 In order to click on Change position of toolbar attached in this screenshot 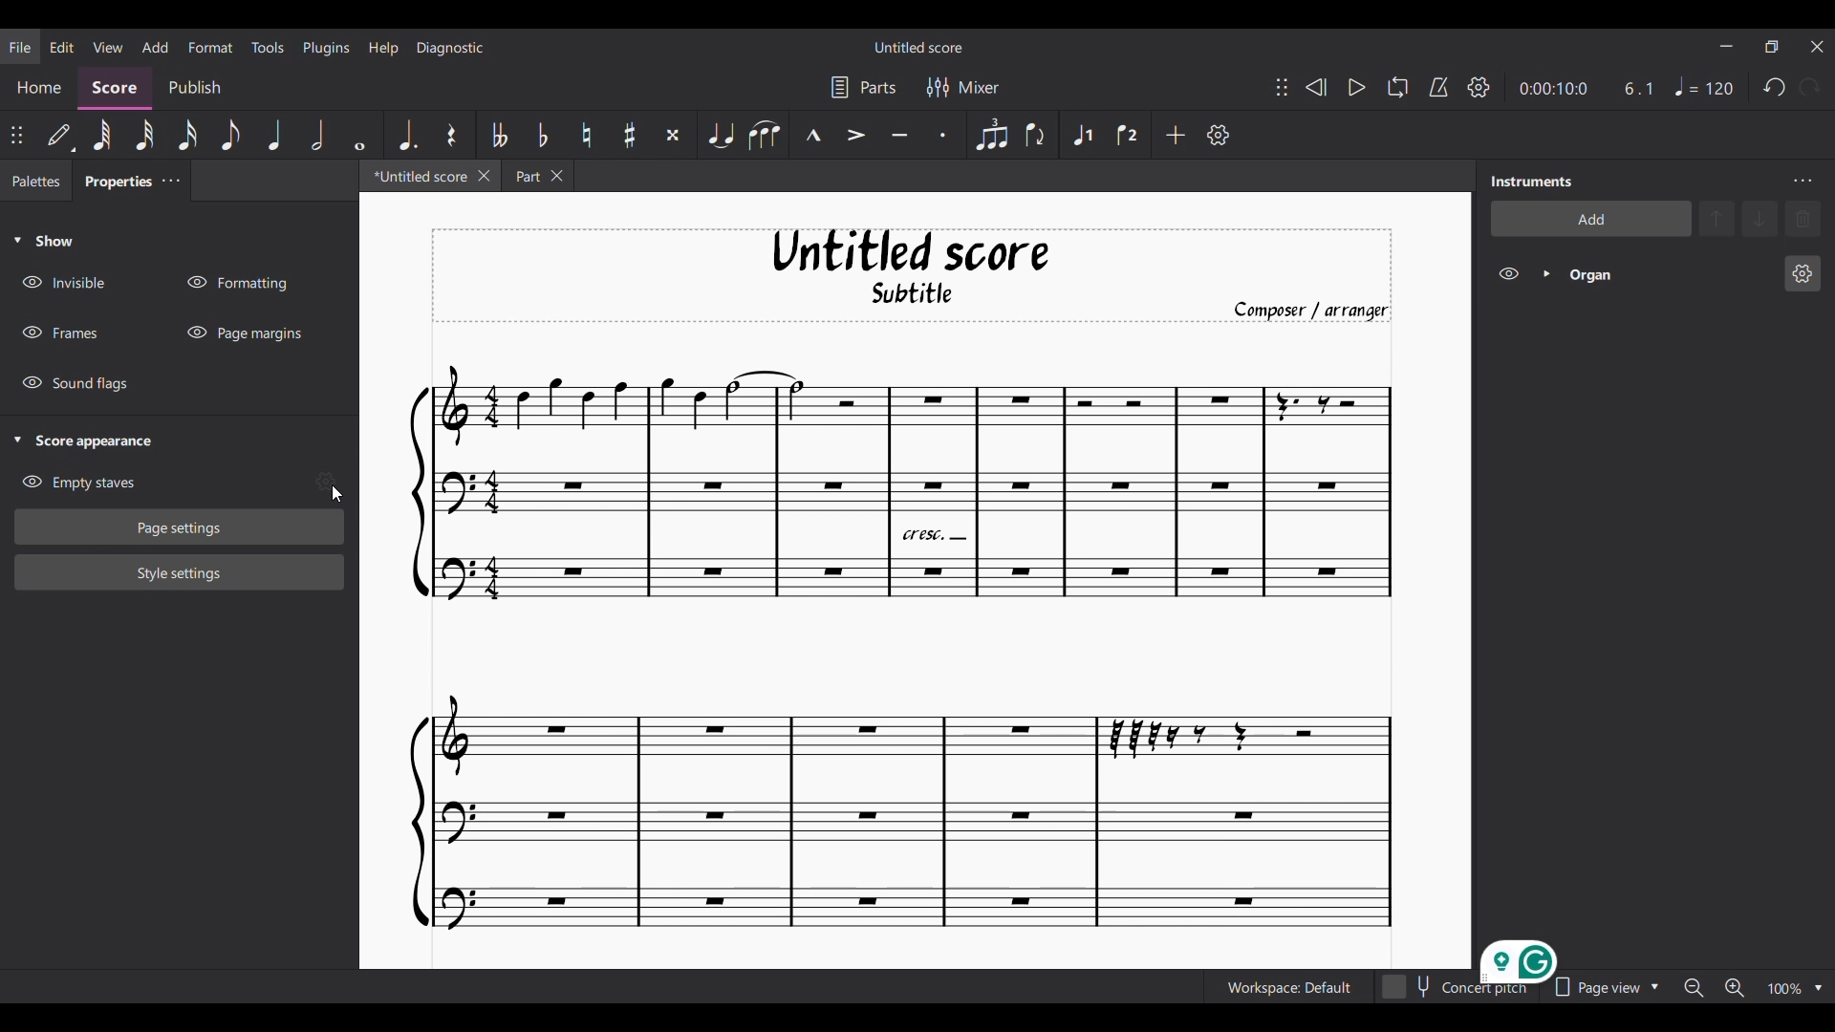, I will do `click(15, 135)`.